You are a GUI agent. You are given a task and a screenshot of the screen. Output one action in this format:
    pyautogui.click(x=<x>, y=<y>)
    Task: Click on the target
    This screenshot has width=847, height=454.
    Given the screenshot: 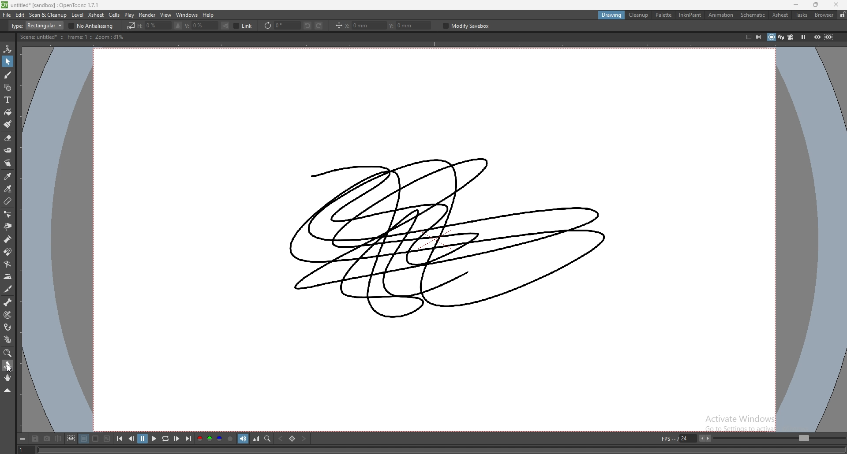 What is the action you would take?
    pyautogui.click(x=7, y=315)
    